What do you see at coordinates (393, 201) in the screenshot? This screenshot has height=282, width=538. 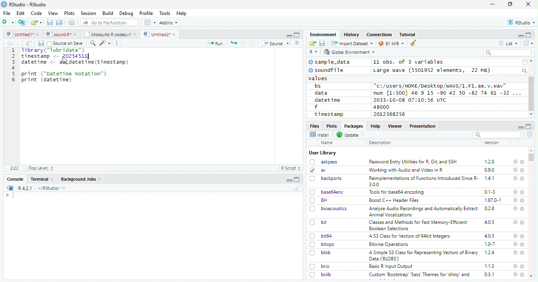 I see `Boost C++ Header Files` at bounding box center [393, 201].